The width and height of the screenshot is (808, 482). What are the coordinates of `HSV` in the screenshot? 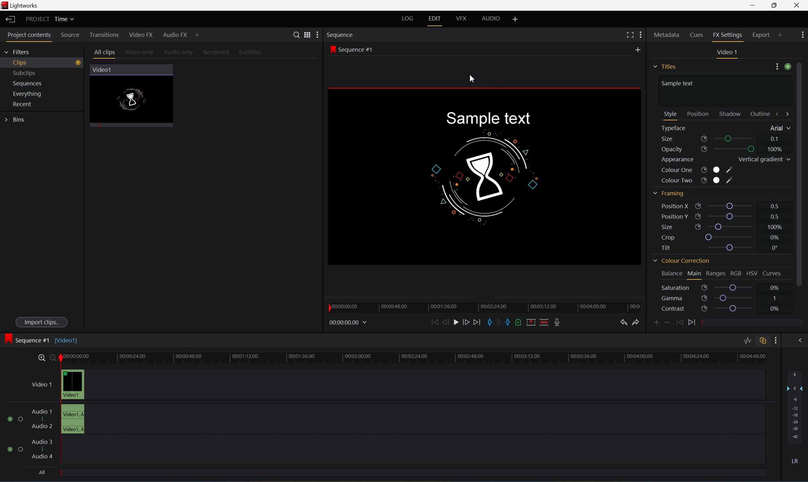 It's located at (751, 274).